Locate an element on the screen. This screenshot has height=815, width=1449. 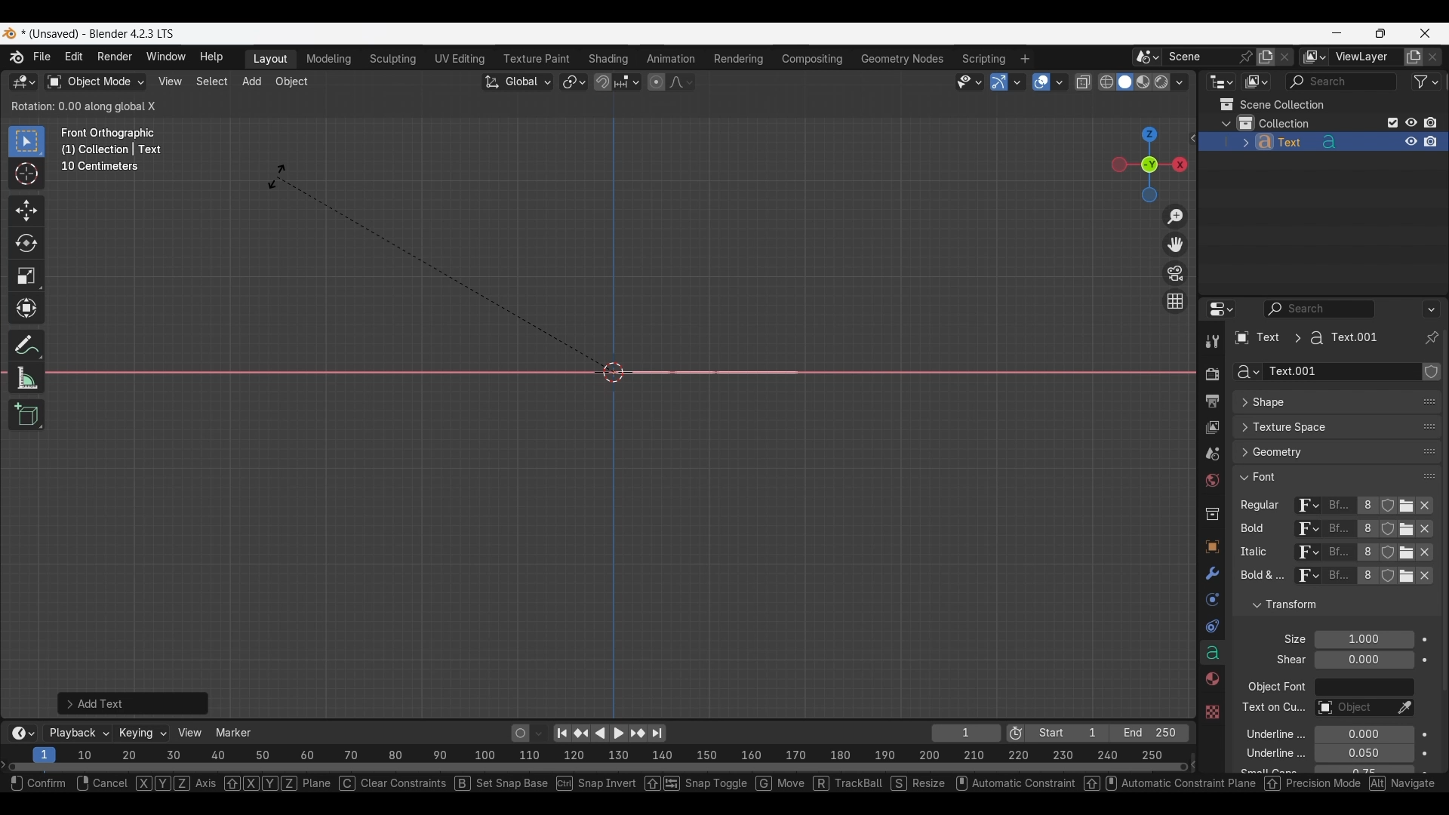
Click to collapse Transform is located at coordinates (1324, 605).